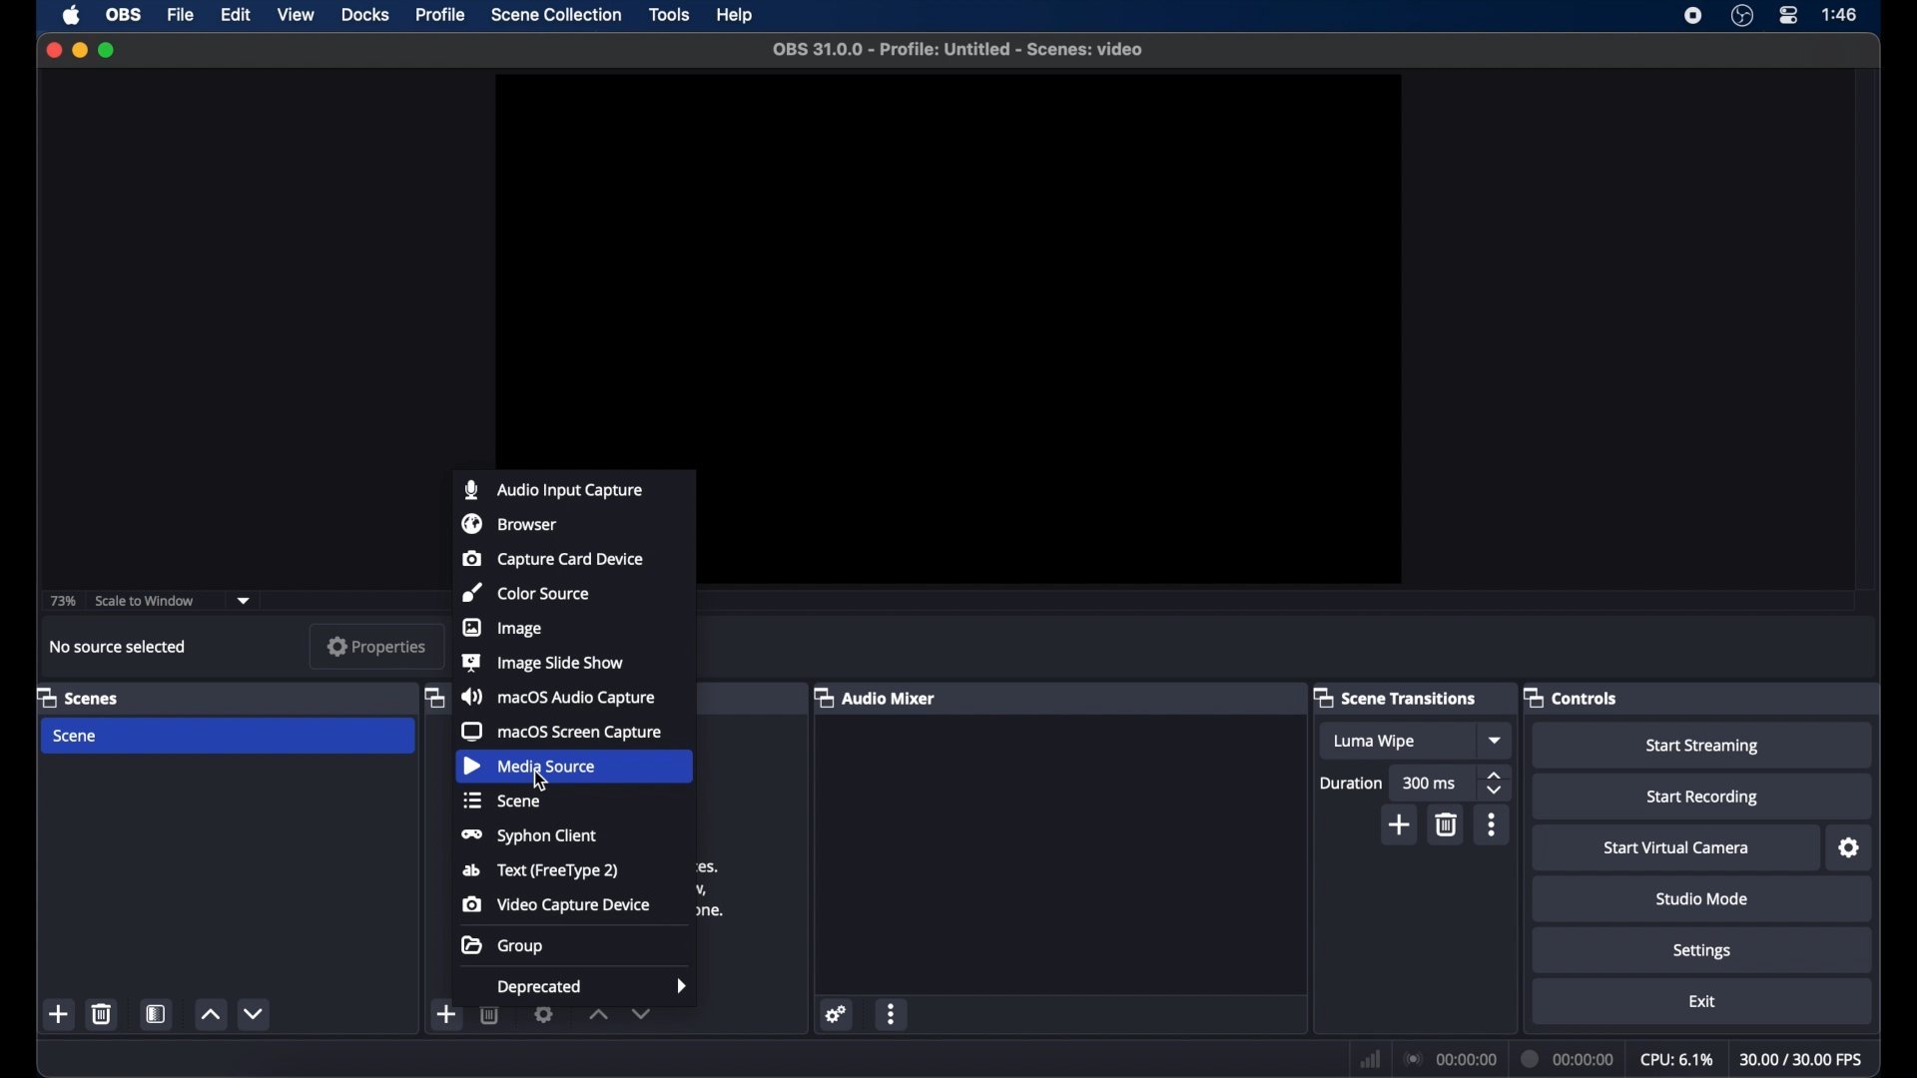 The height and width of the screenshot is (1078, 1917). Describe the element at coordinates (558, 15) in the screenshot. I see `scene collection` at that location.